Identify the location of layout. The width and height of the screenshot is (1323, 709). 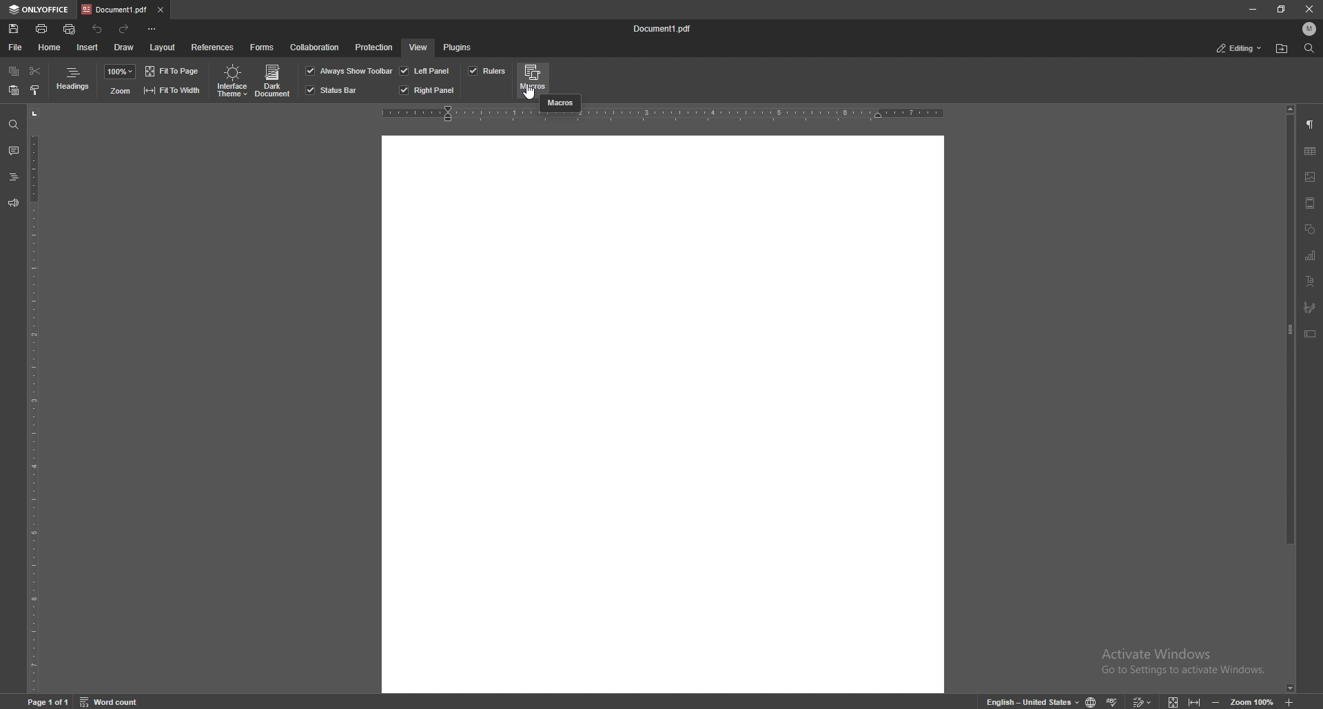
(162, 47).